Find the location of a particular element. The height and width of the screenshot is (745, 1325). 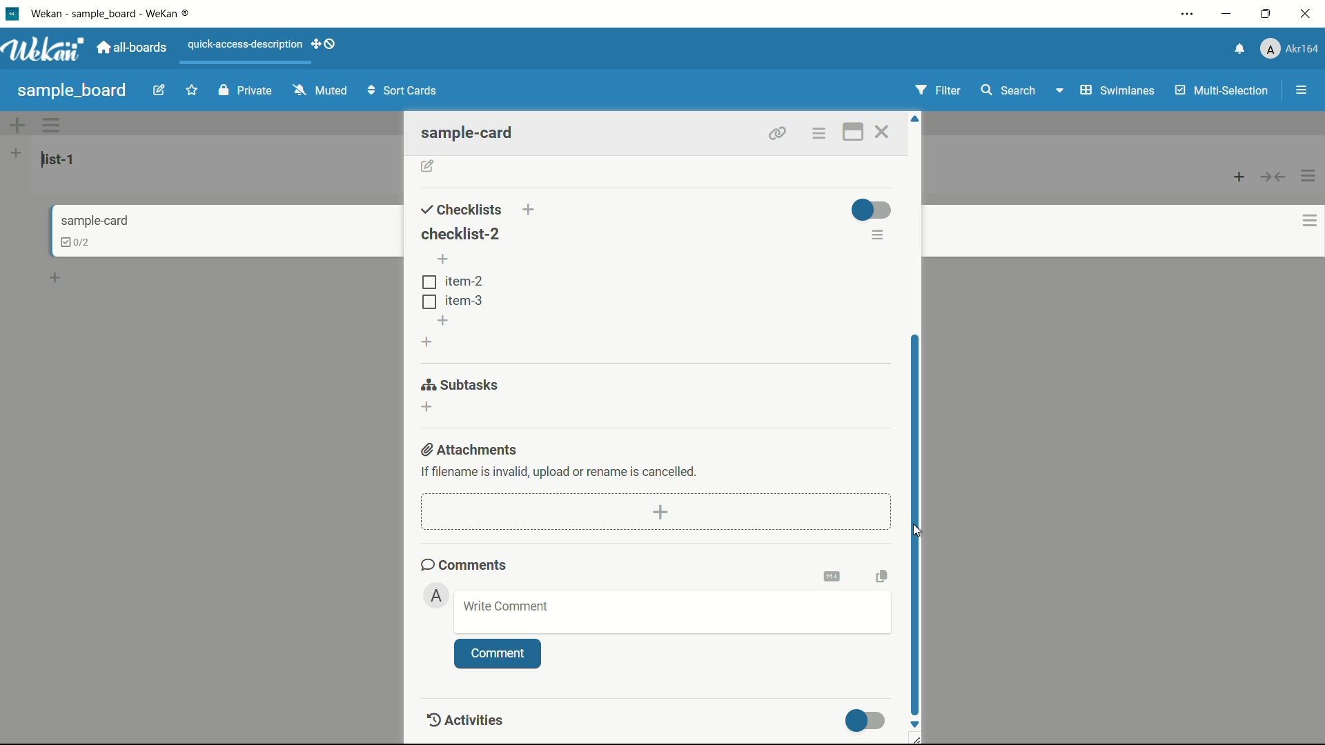

star this board is located at coordinates (193, 92).